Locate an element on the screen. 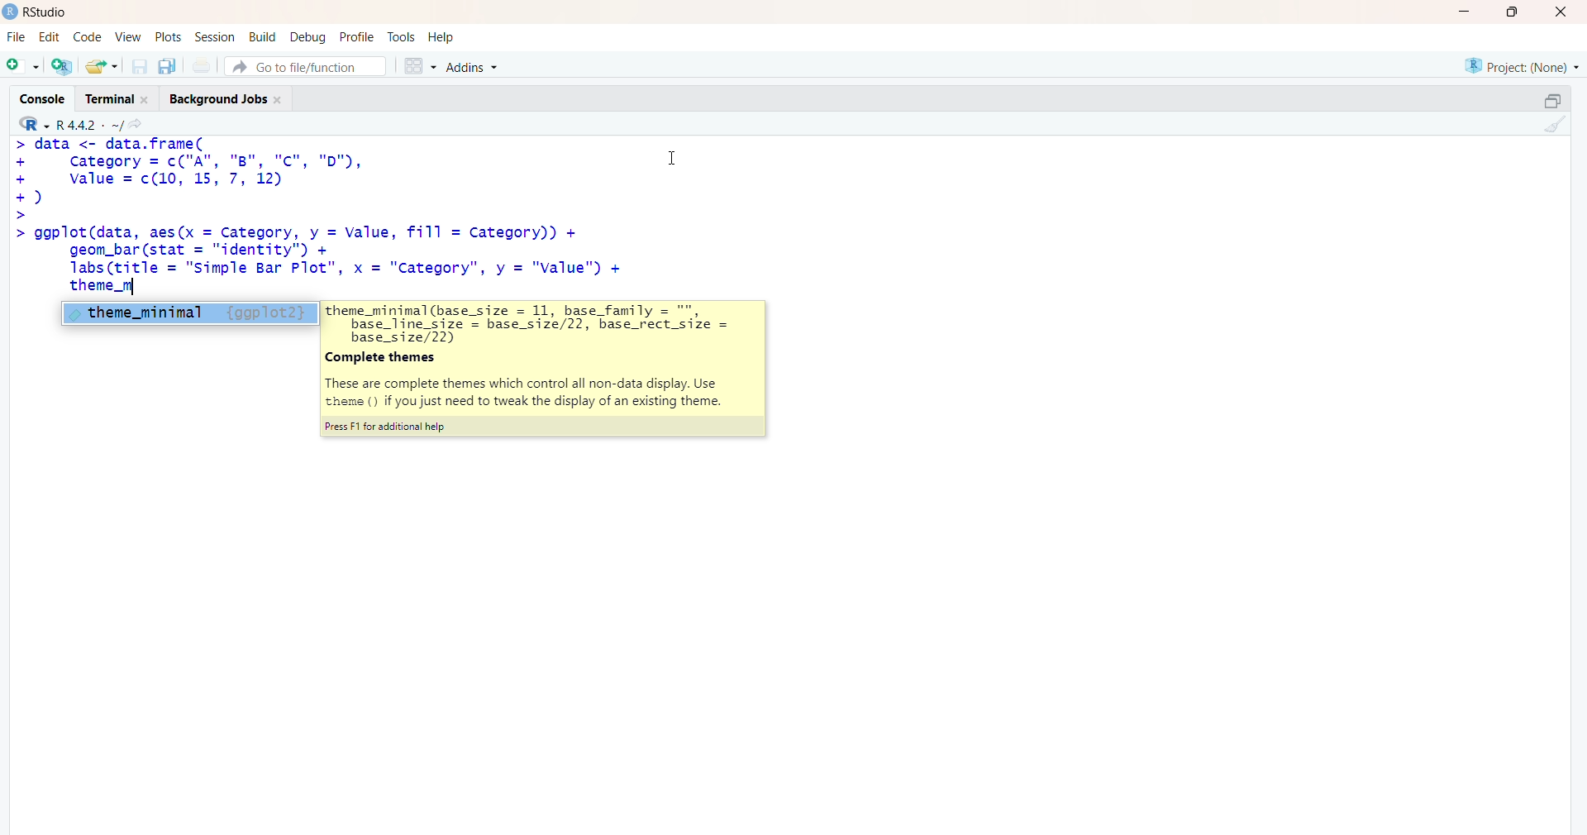 This screenshot has height=835, width=1587. File is located at coordinates (17, 37).